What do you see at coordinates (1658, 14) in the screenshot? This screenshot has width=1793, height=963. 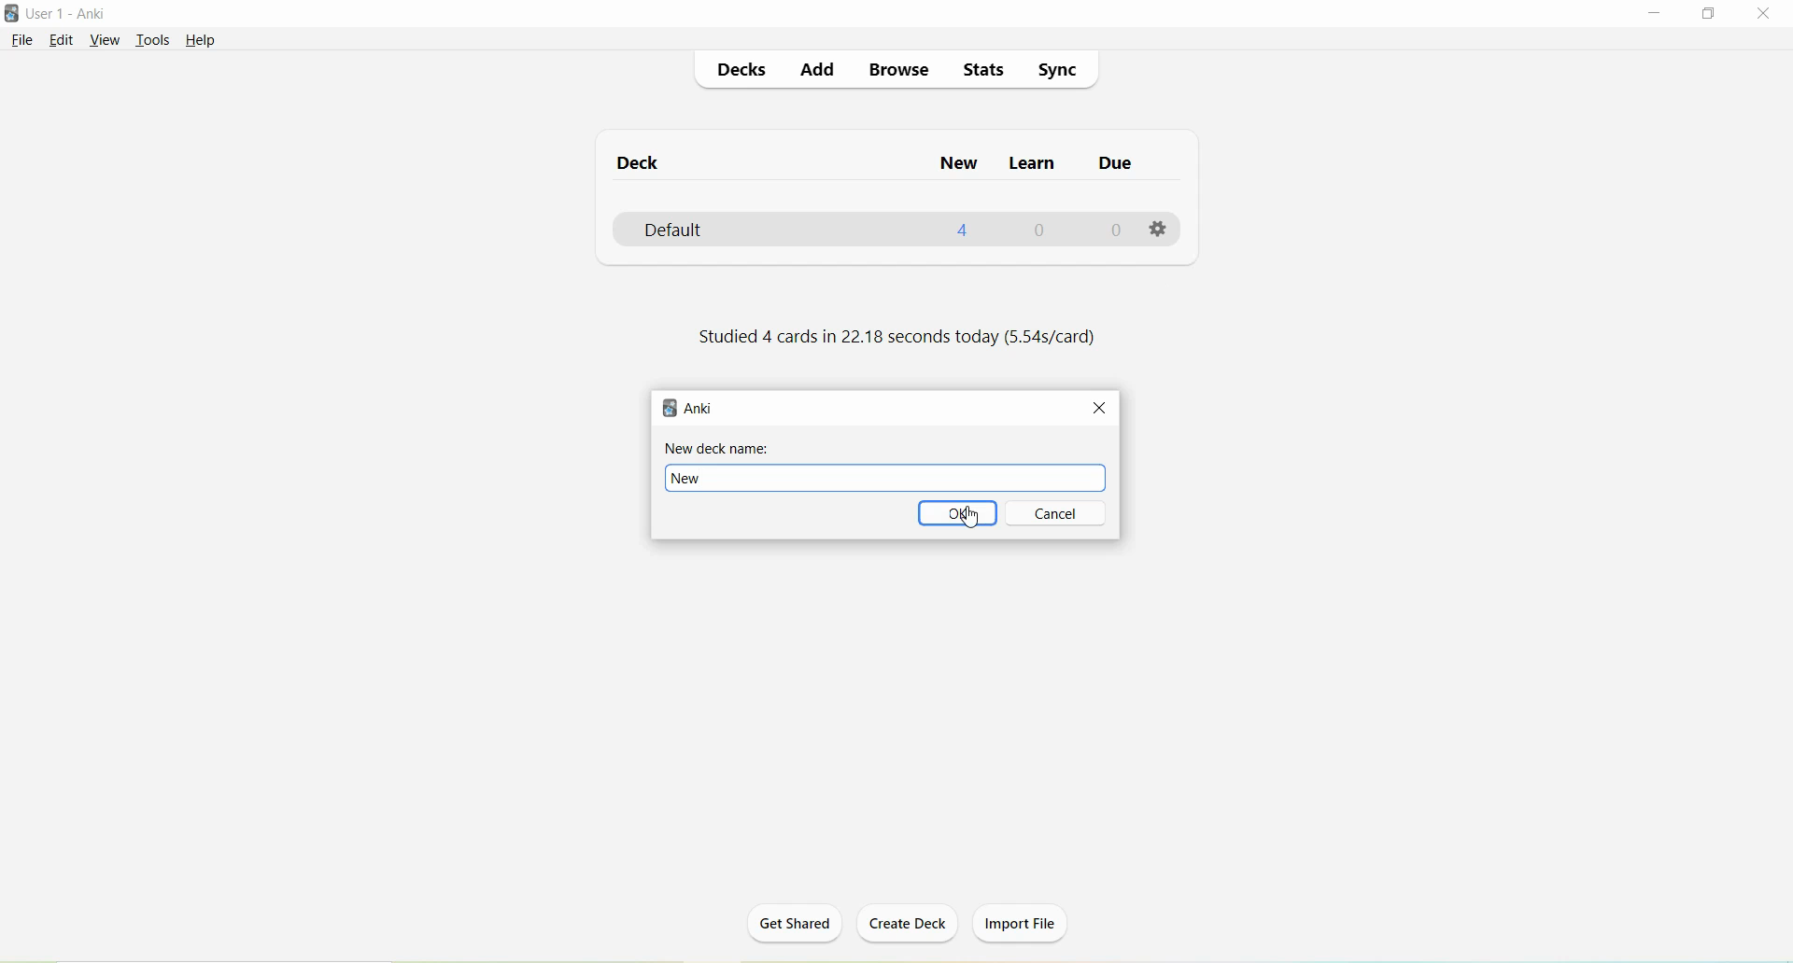 I see `Minimize` at bounding box center [1658, 14].